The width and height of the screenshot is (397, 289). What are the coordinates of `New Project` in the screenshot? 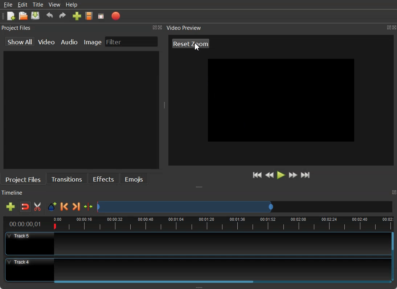 It's located at (11, 16).